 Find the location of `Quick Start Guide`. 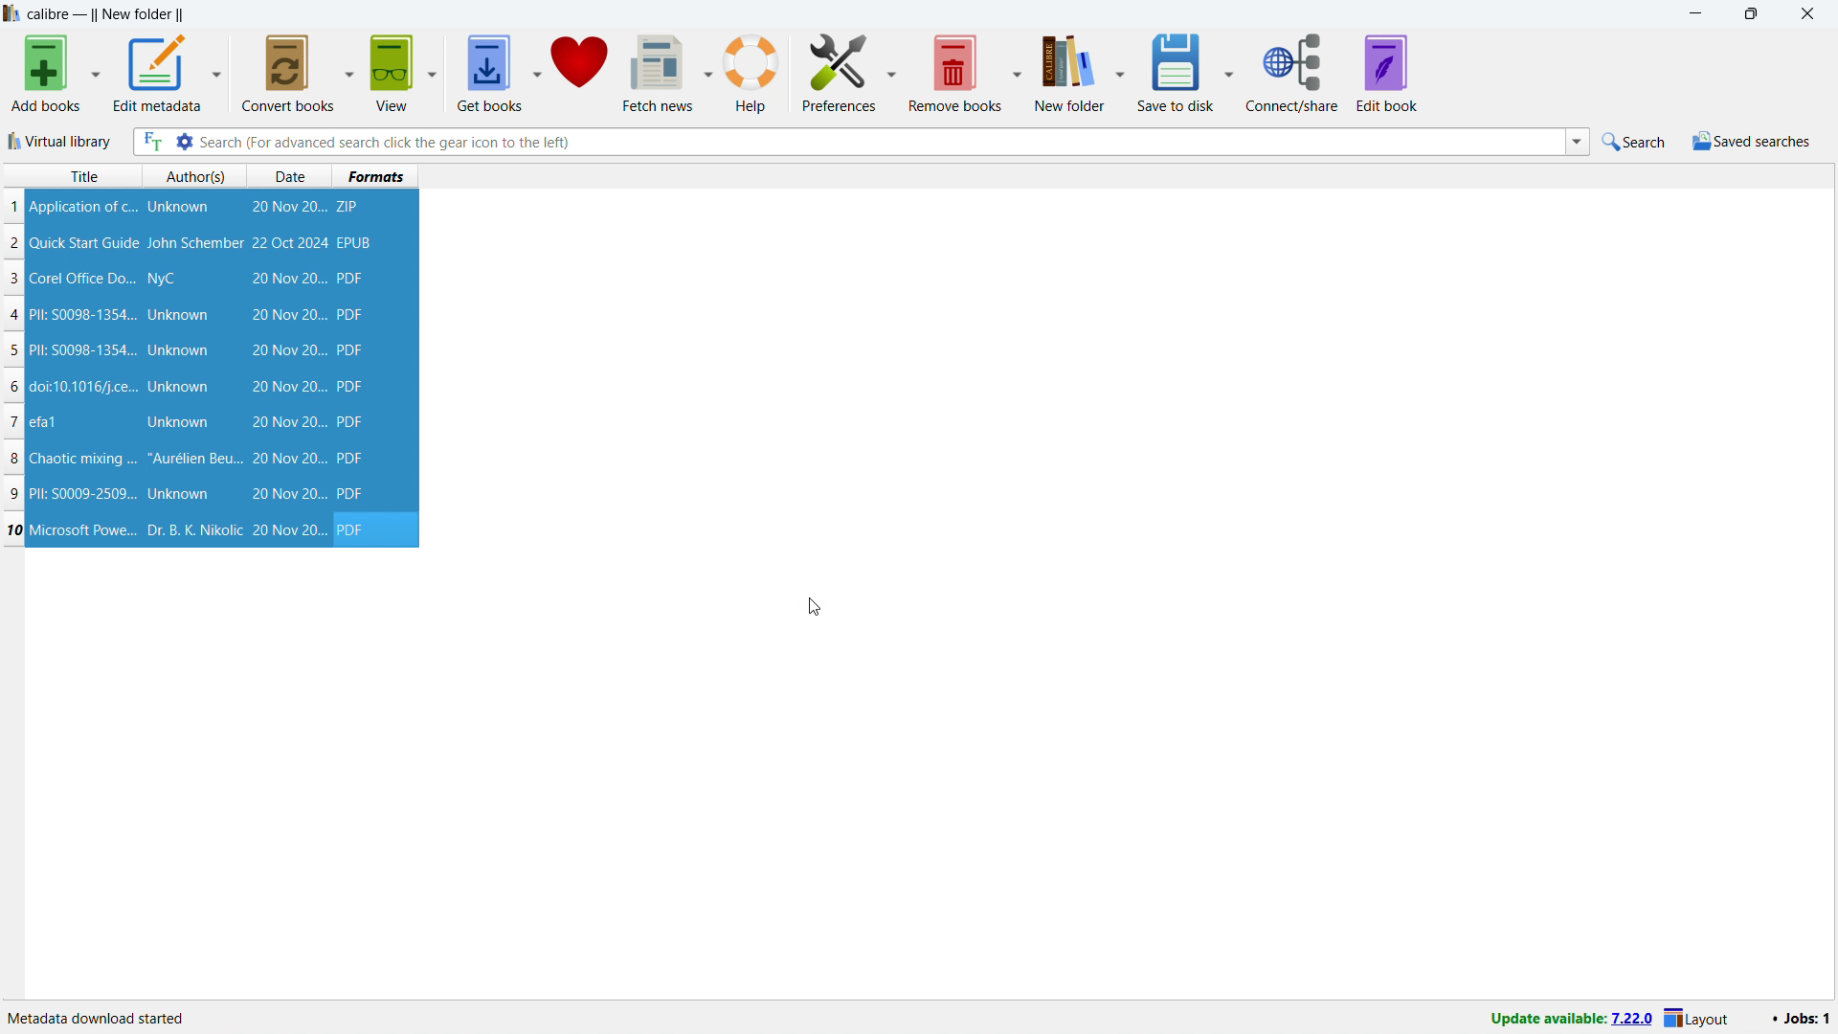

Quick Start Guide is located at coordinates (84, 243).